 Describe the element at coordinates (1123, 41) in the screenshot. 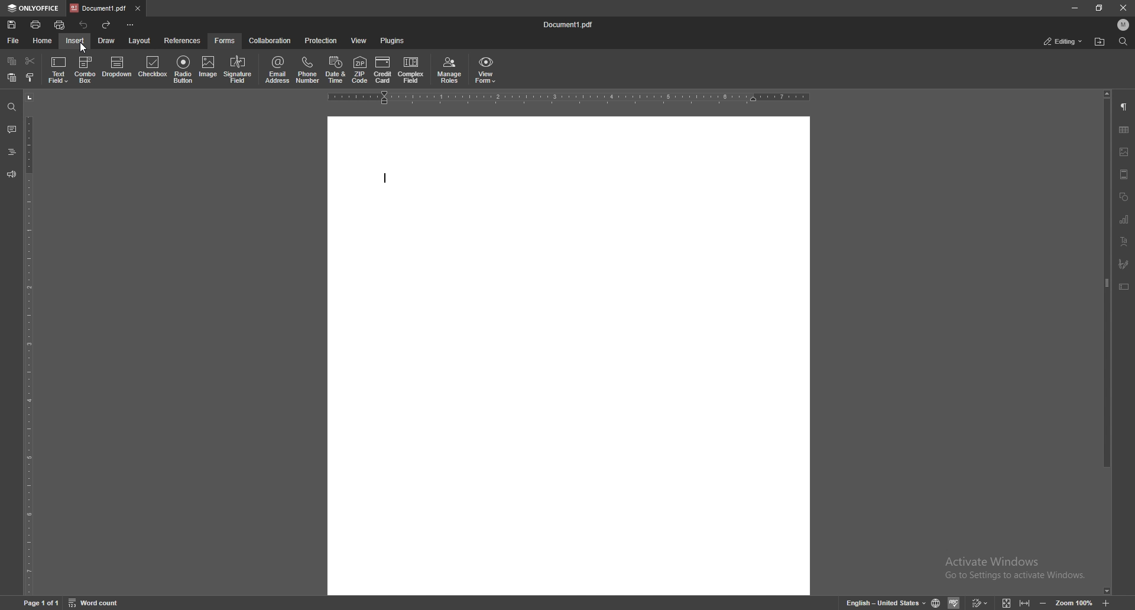

I see `find` at that location.